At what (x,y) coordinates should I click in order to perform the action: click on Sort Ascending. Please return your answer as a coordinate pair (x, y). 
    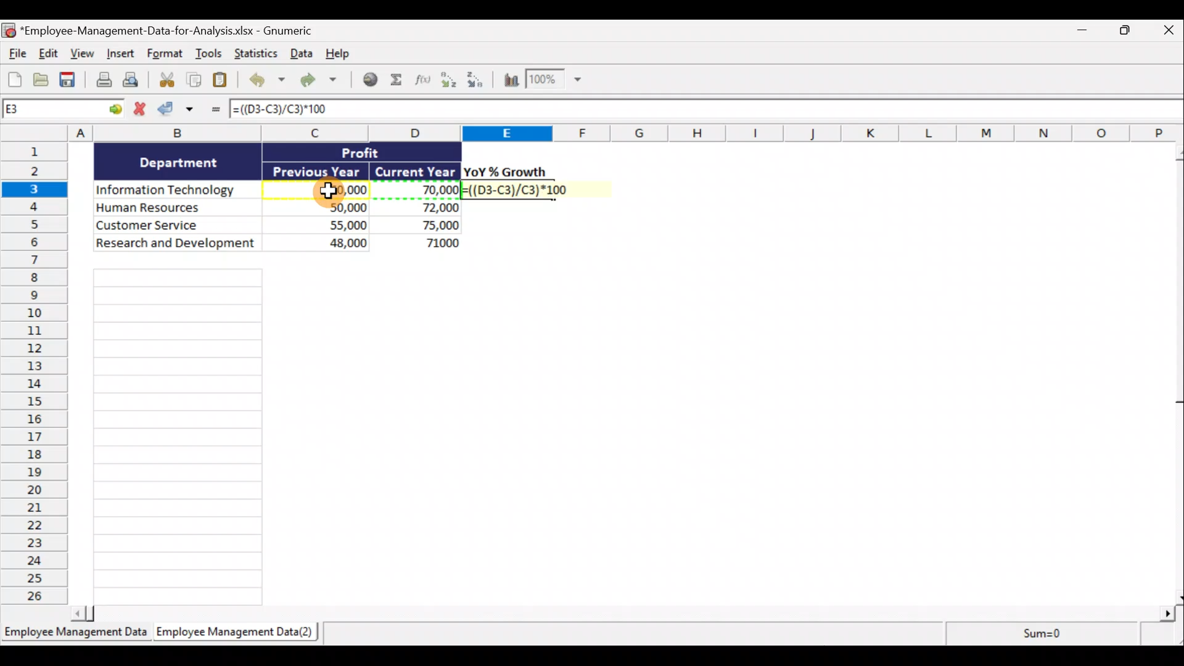
    Looking at the image, I should click on (450, 81).